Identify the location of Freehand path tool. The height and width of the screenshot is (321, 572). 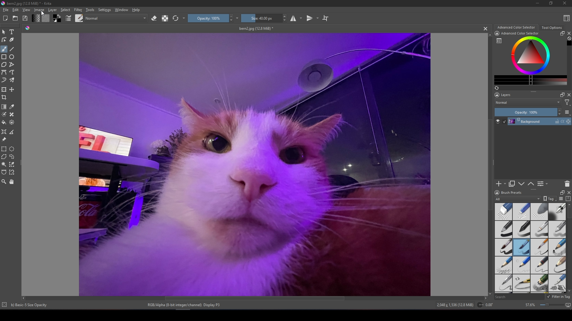
(12, 72).